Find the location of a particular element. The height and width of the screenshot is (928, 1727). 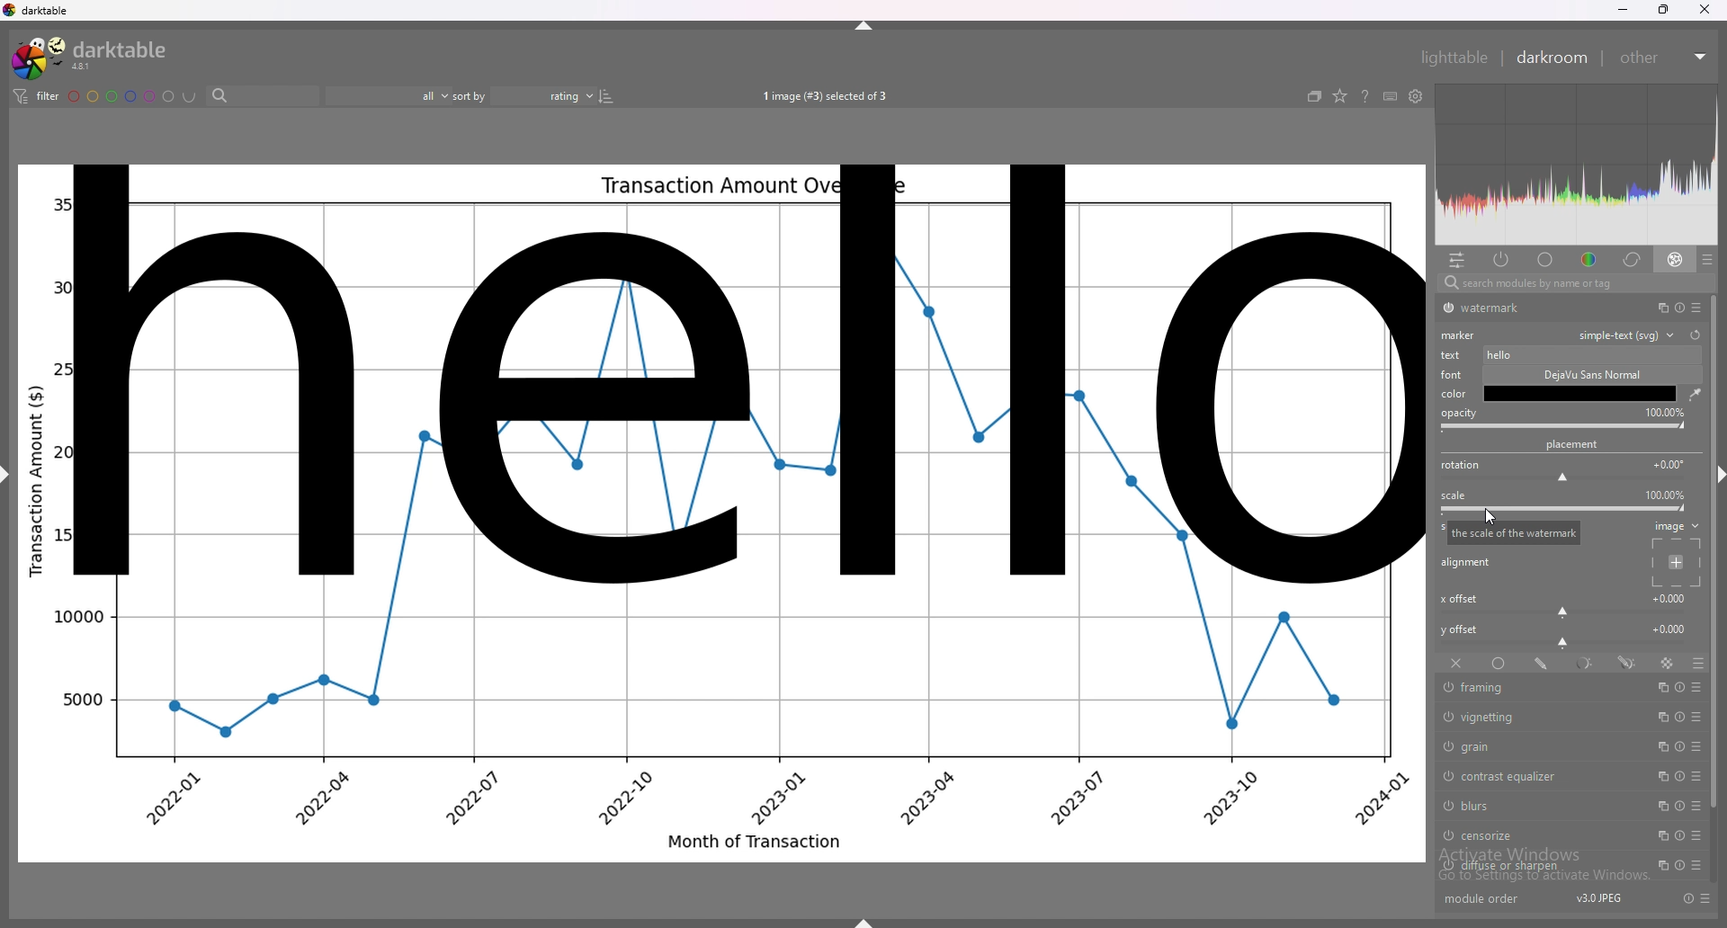

switch off is located at coordinates (1447, 689).